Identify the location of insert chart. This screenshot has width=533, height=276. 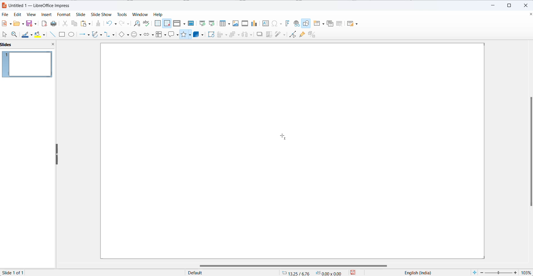
(254, 24).